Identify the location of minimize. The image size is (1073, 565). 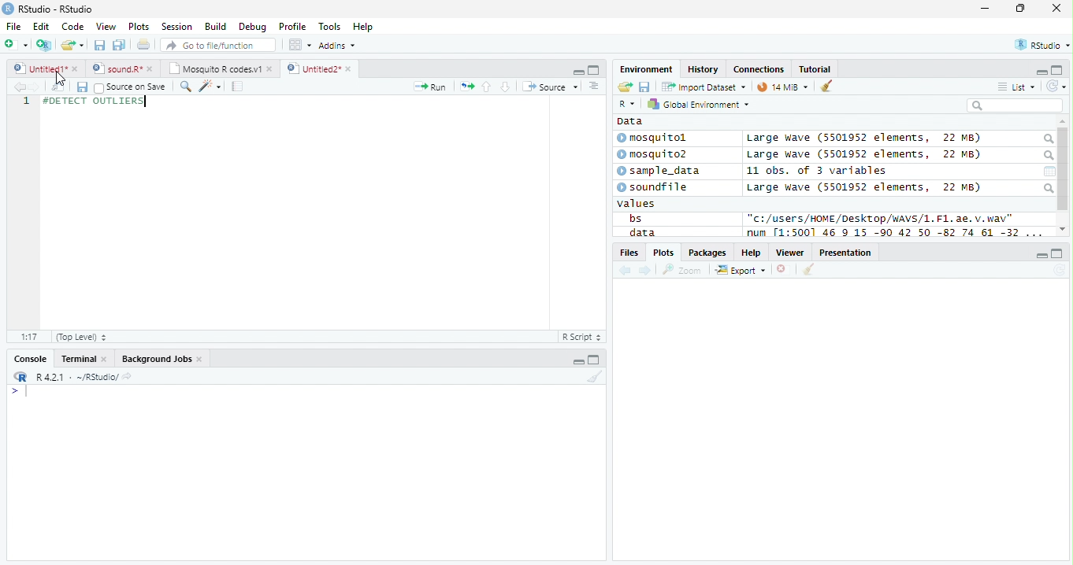
(578, 71).